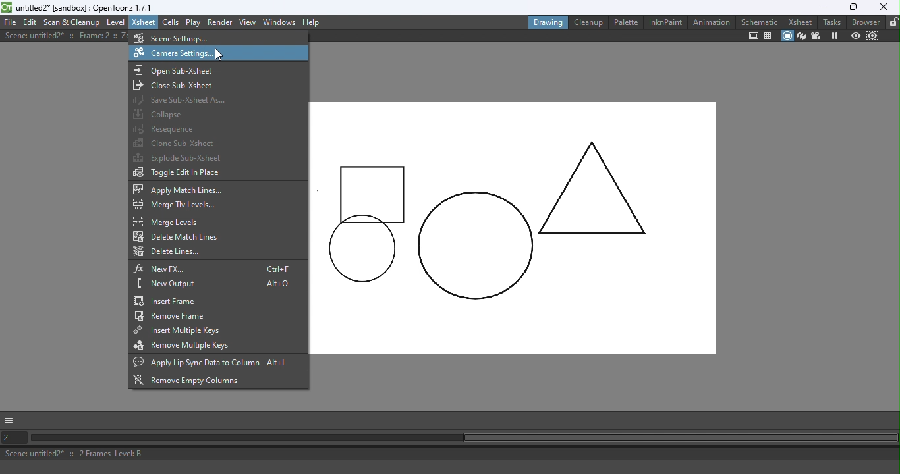 This screenshot has width=900, height=474. I want to click on Render, so click(221, 23).